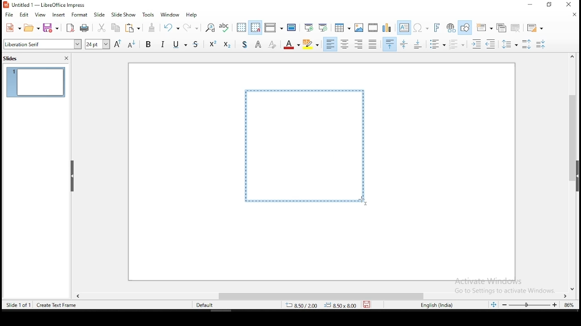  Describe the element at coordinates (171, 27) in the screenshot. I see `undo` at that location.